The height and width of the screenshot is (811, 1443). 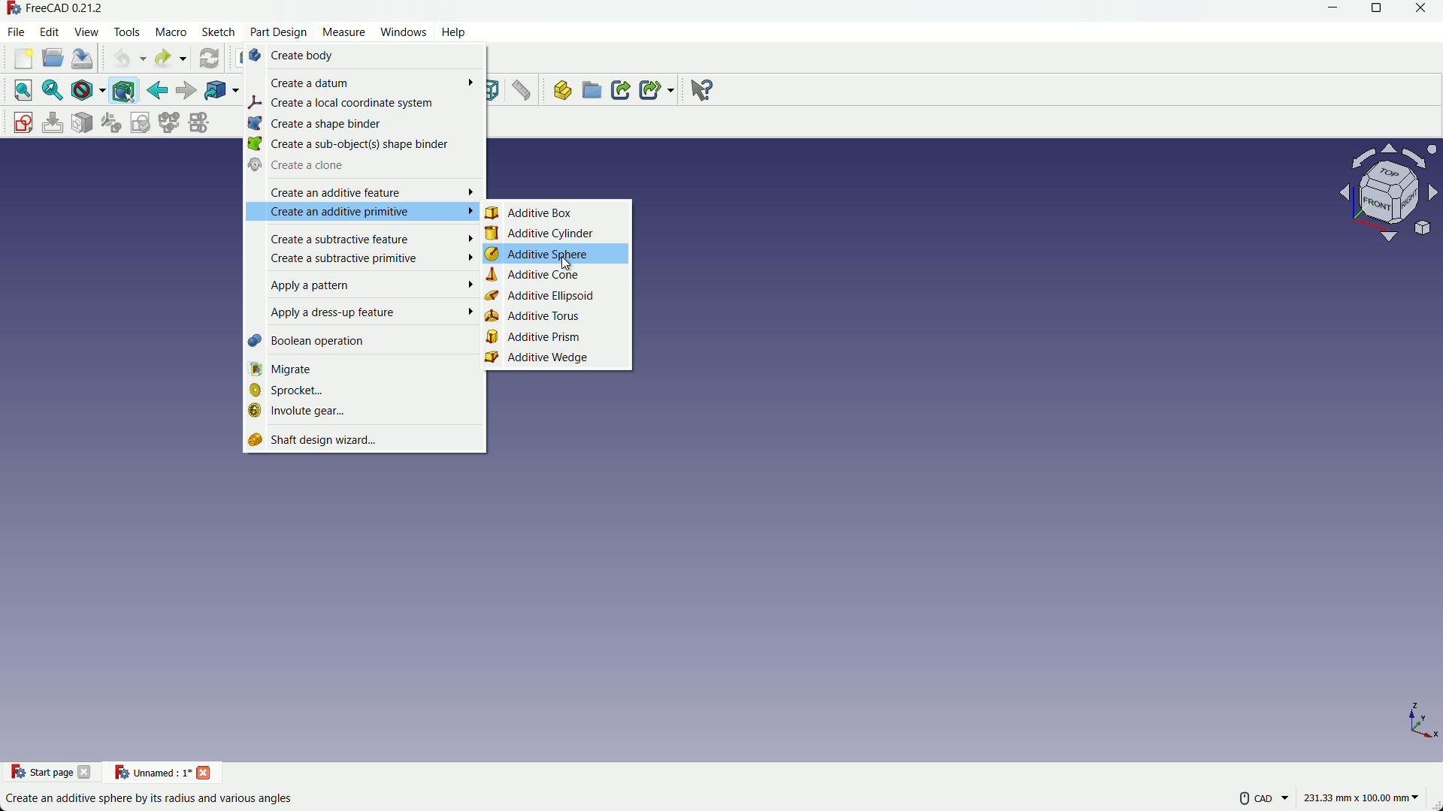 I want to click on view menu, so click(x=86, y=31).